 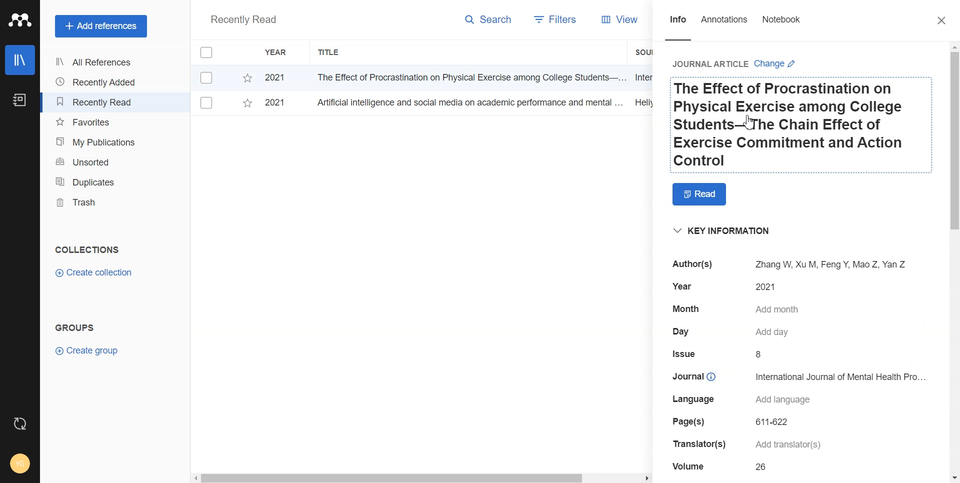 I want to click on Recently Read, so click(x=243, y=20).